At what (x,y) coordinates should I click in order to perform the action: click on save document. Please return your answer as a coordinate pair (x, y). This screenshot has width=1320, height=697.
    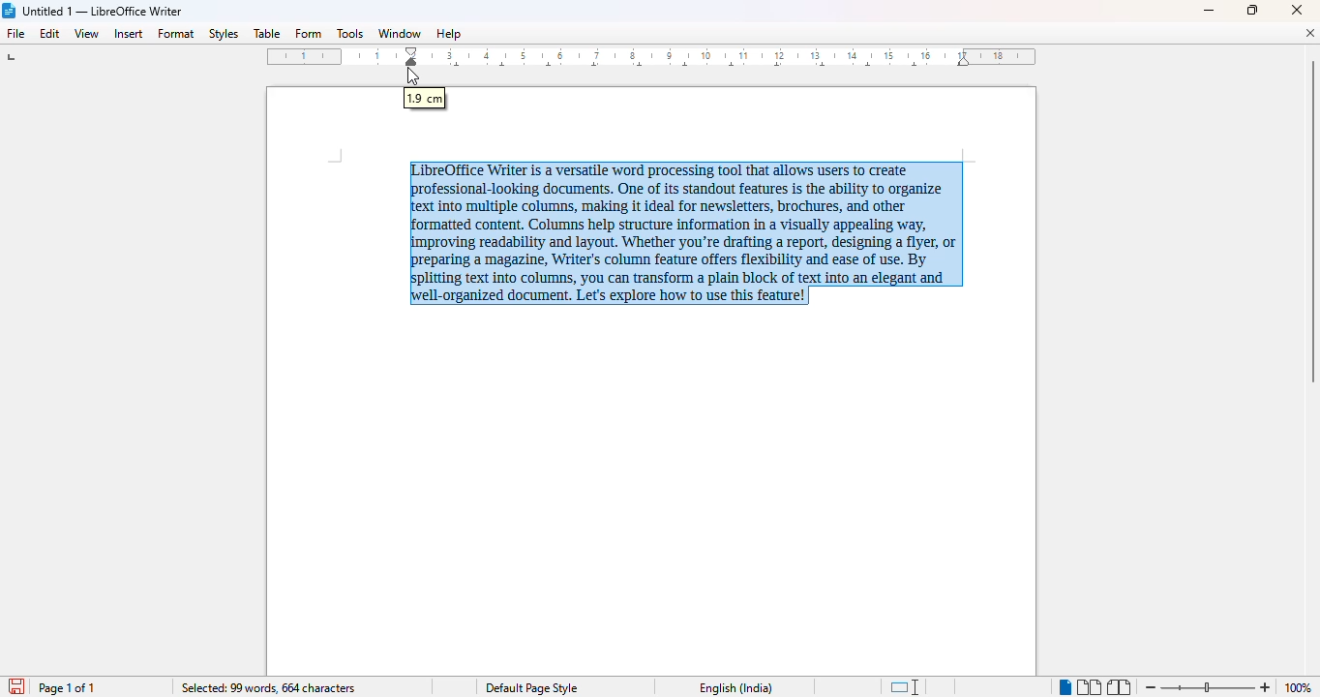
    Looking at the image, I should click on (16, 685).